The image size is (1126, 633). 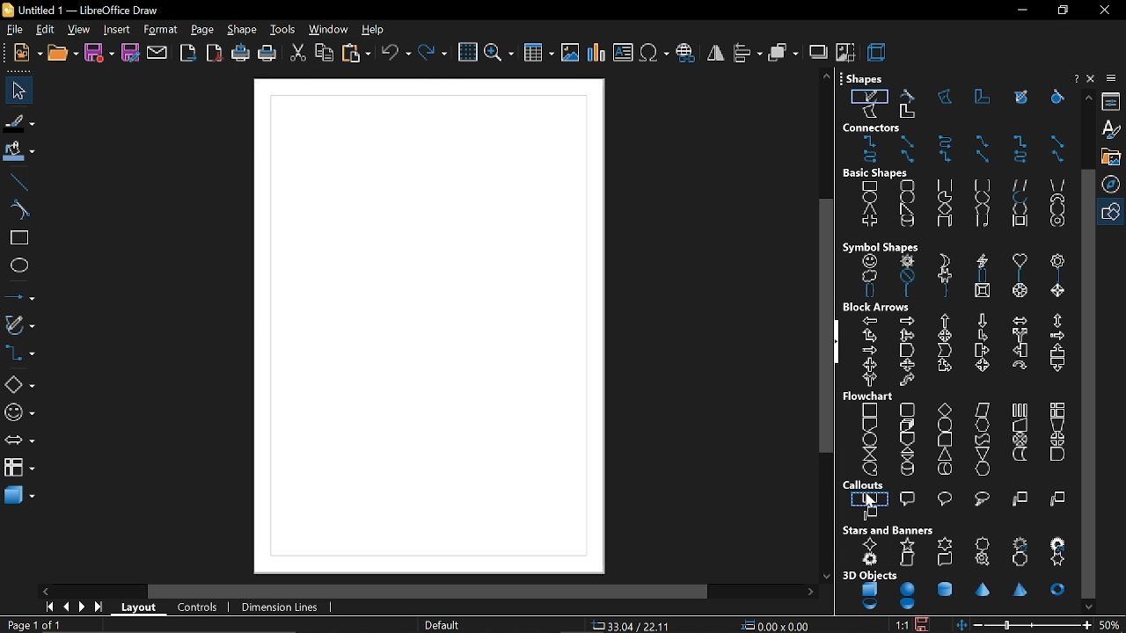 What do you see at coordinates (18, 122) in the screenshot?
I see `fill line` at bounding box center [18, 122].